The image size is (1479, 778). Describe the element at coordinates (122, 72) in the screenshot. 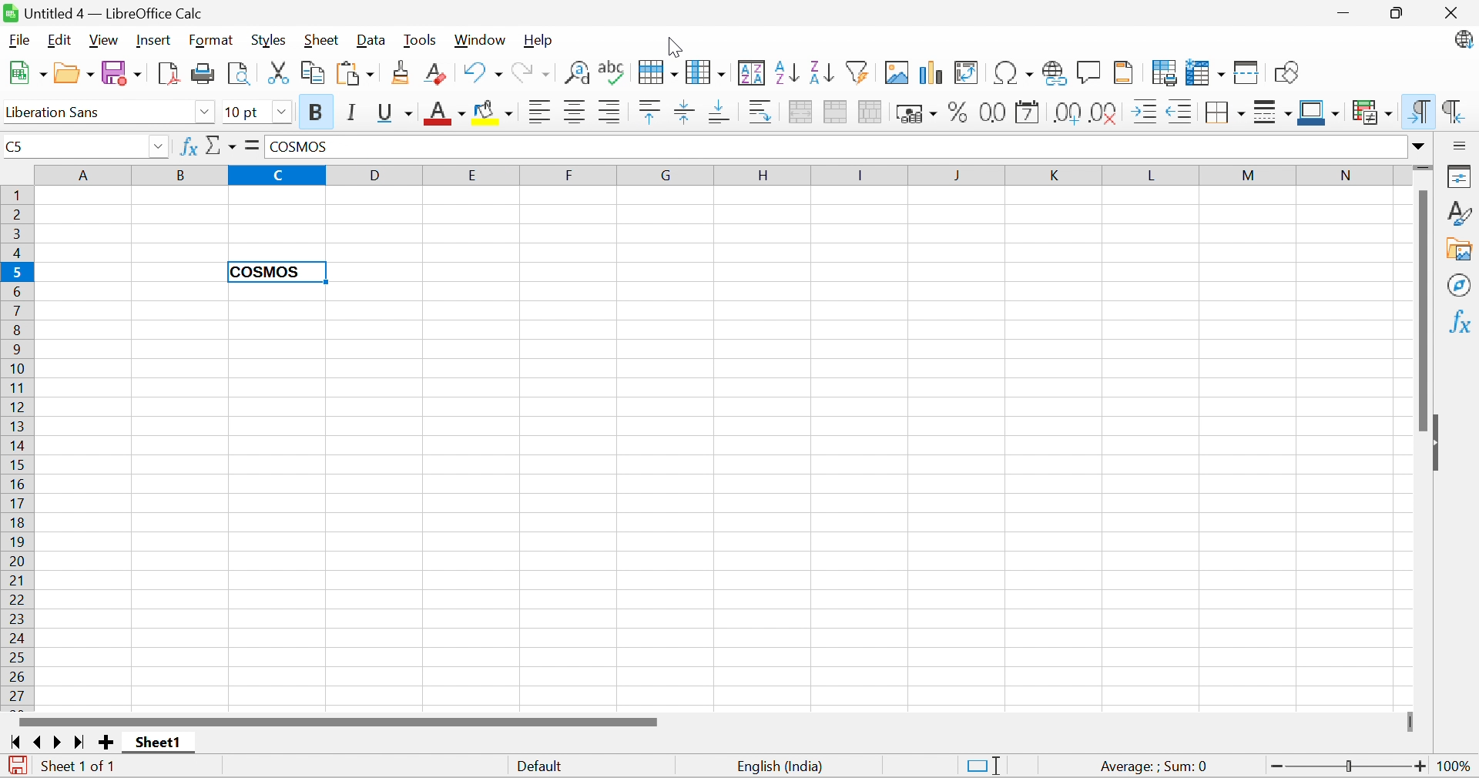

I see `Save` at that location.